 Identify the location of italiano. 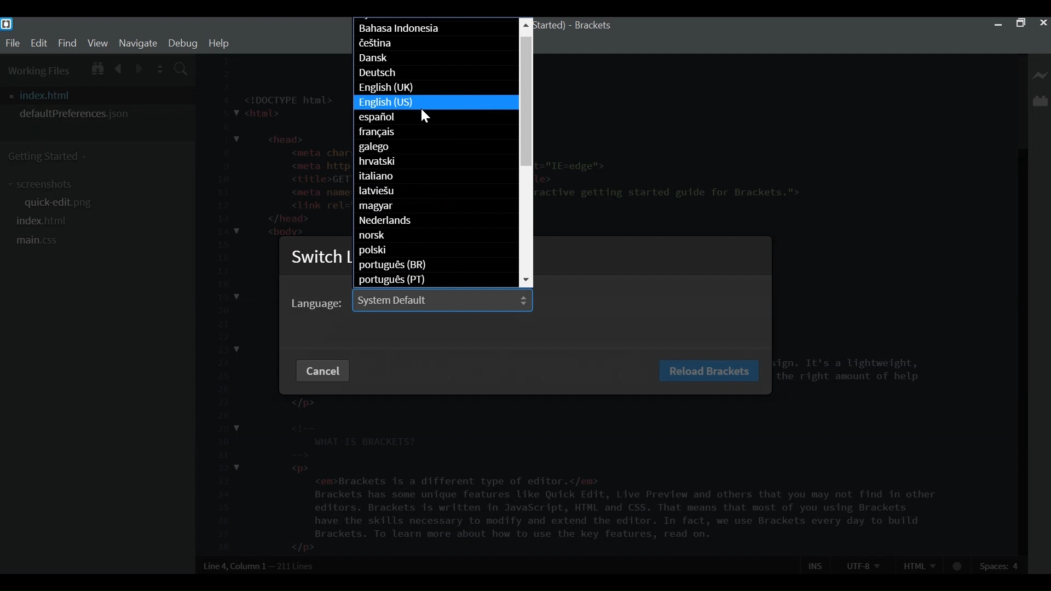
(435, 176).